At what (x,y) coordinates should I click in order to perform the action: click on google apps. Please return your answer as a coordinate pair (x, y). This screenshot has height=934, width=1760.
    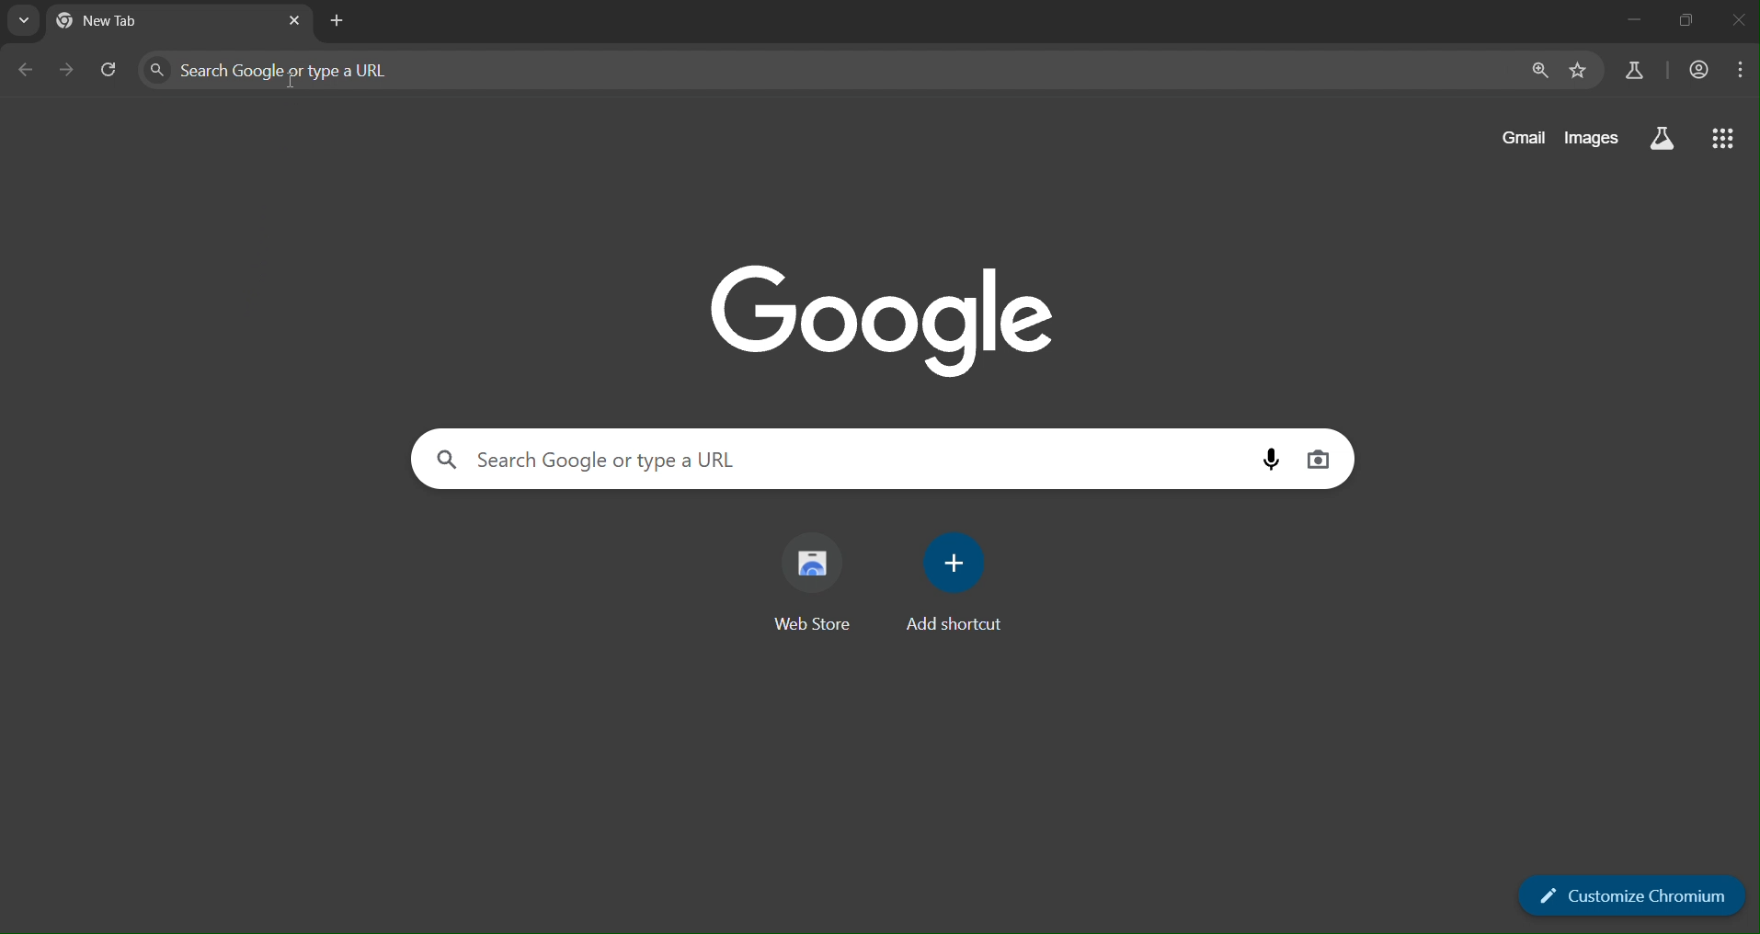
    Looking at the image, I should click on (1720, 136).